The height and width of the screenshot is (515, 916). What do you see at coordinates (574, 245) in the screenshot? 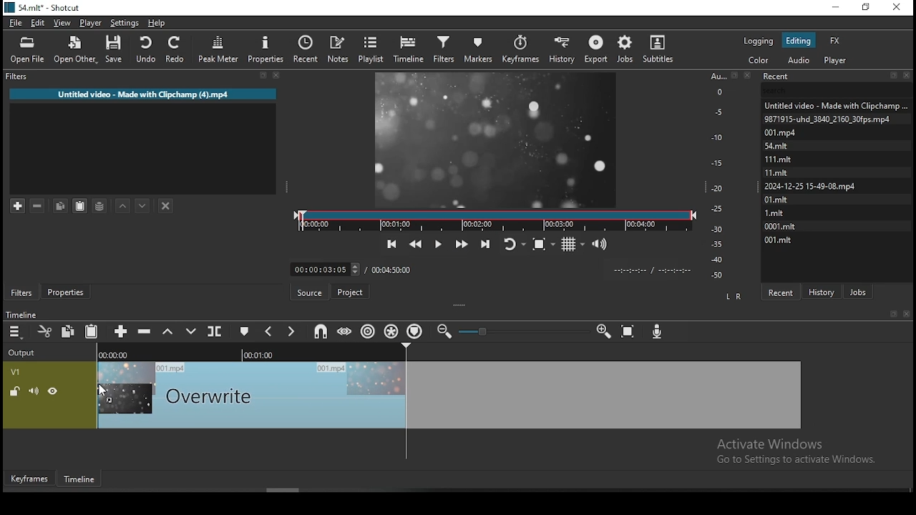
I see `toggle grid display on the player` at bounding box center [574, 245].